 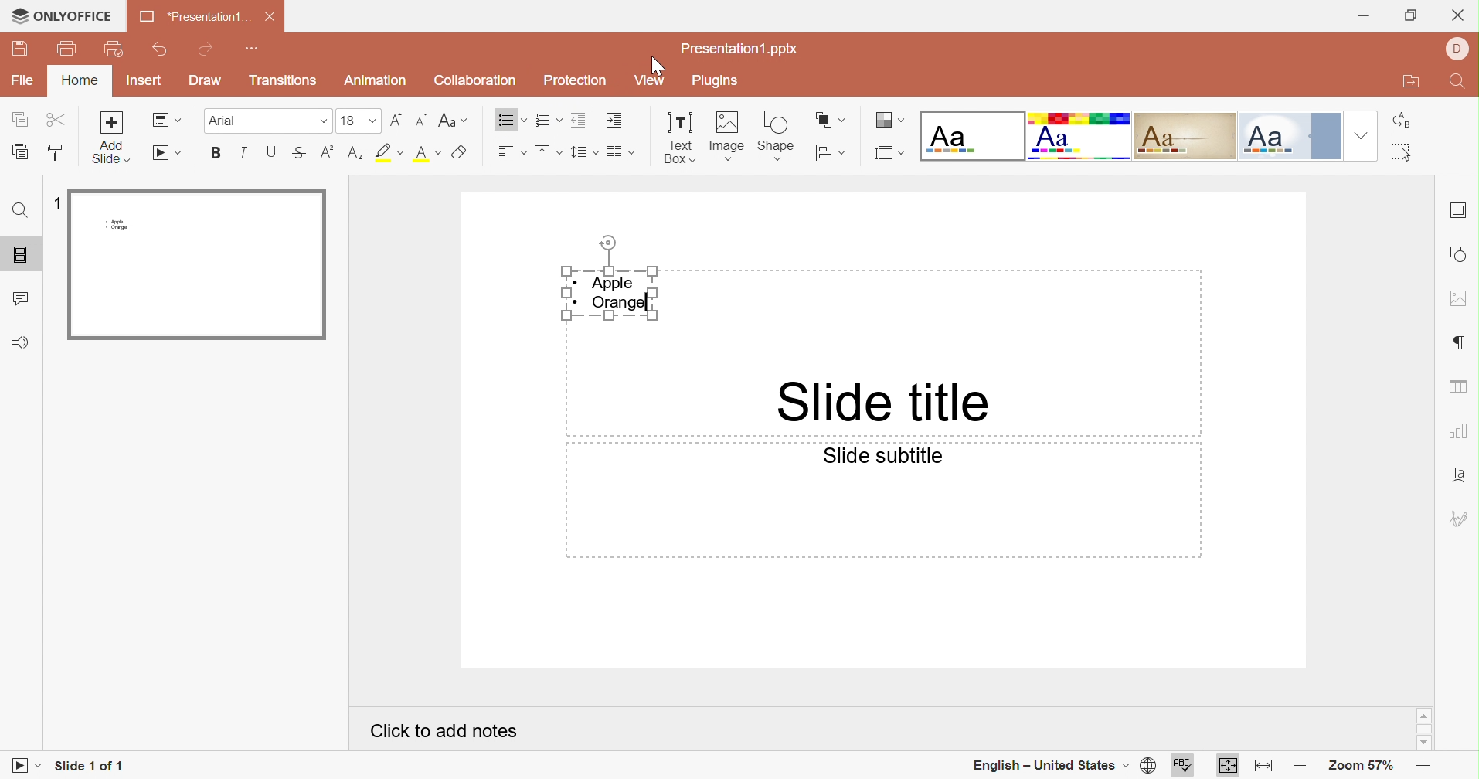 What do you see at coordinates (193, 262) in the screenshot?
I see `Slide` at bounding box center [193, 262].